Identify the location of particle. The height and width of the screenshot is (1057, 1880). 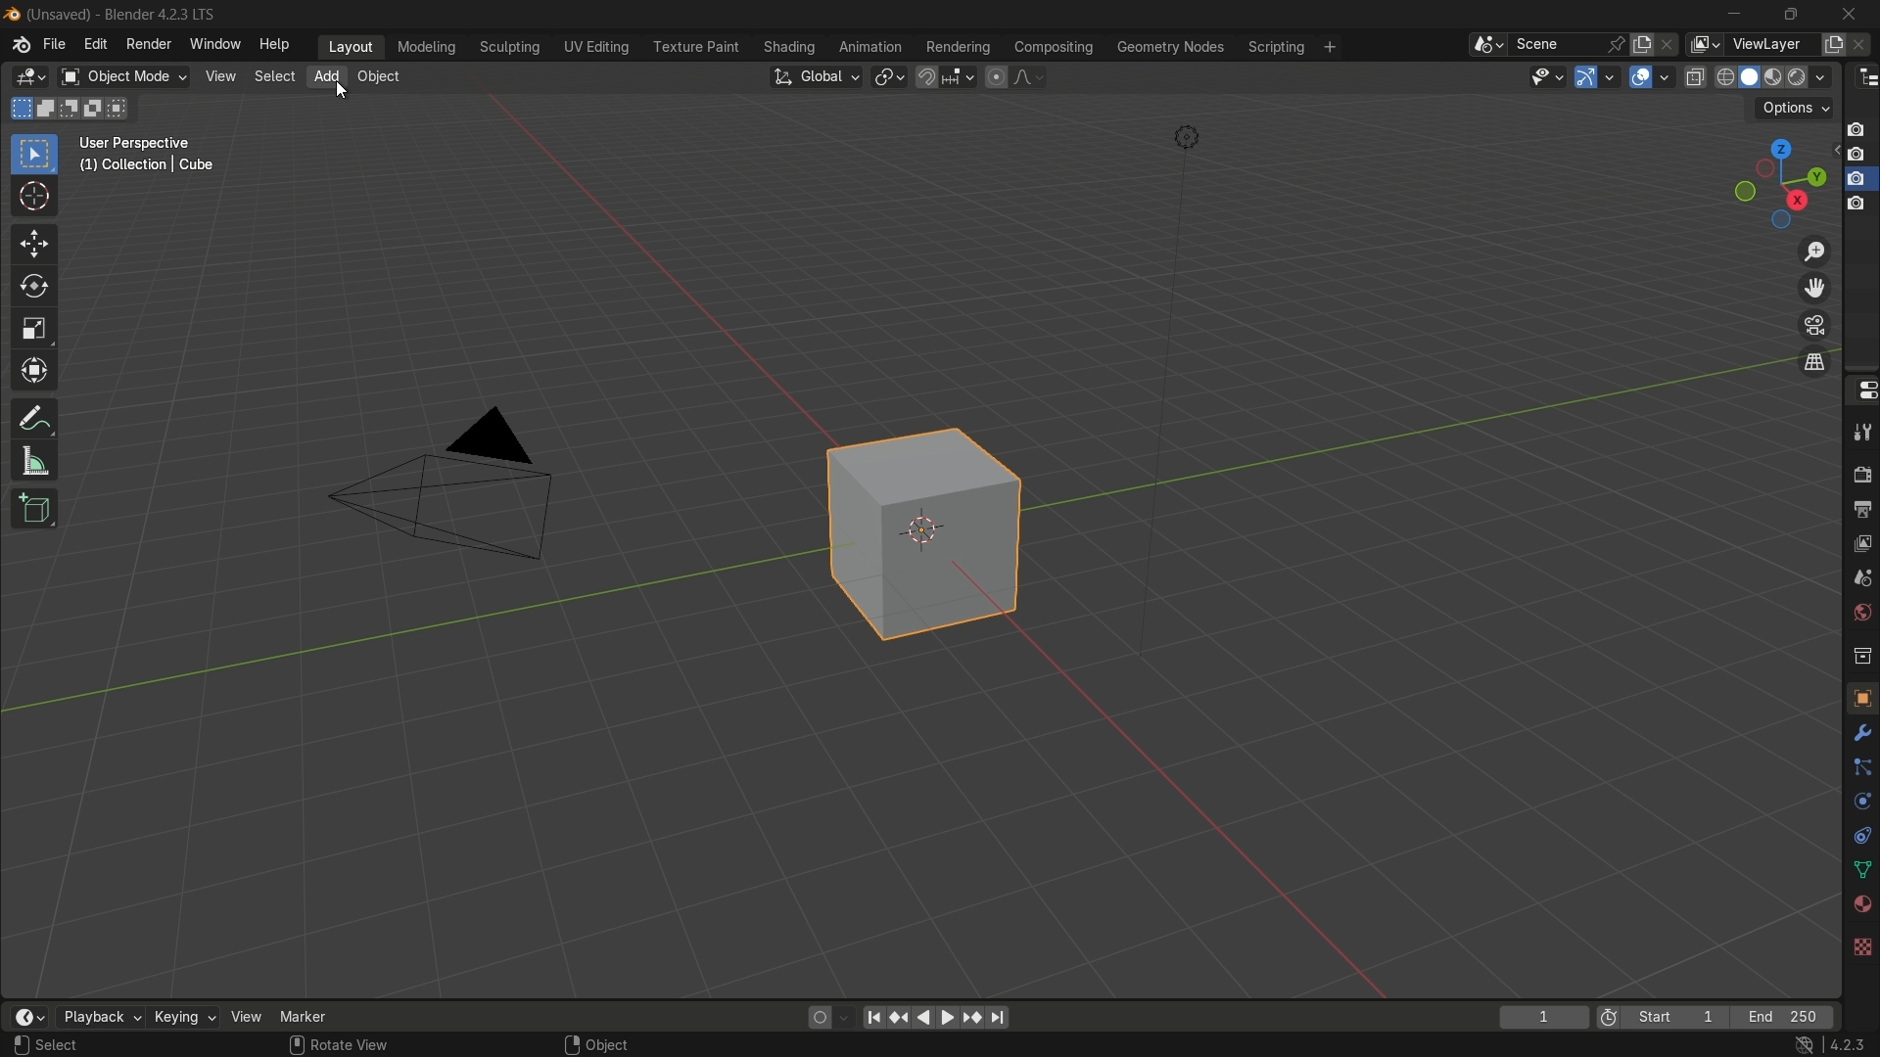
(1860, 769).